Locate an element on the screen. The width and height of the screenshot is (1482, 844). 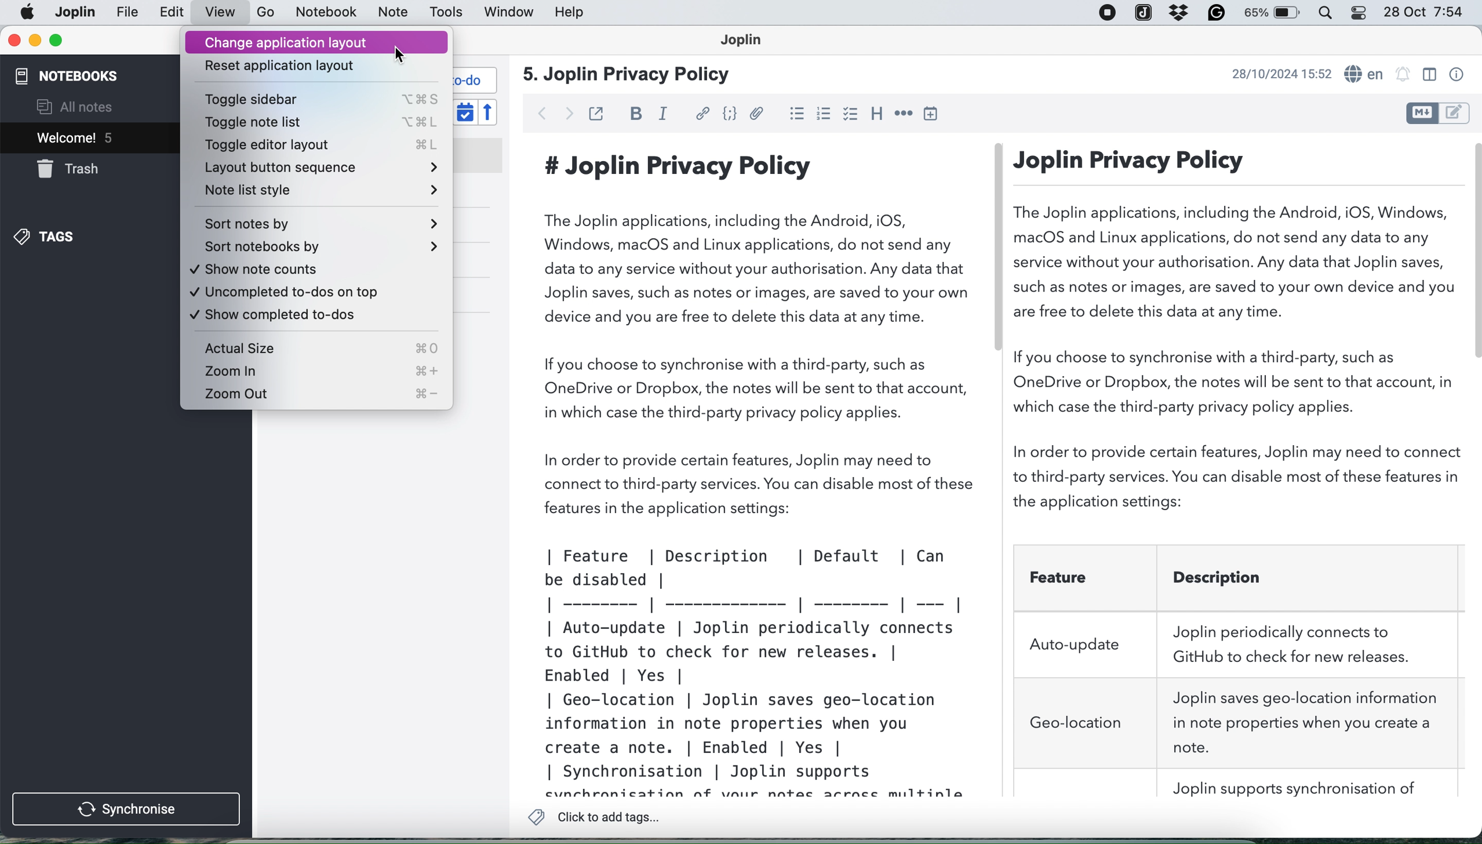
Sort notes by is located at coordinates (318, 223).